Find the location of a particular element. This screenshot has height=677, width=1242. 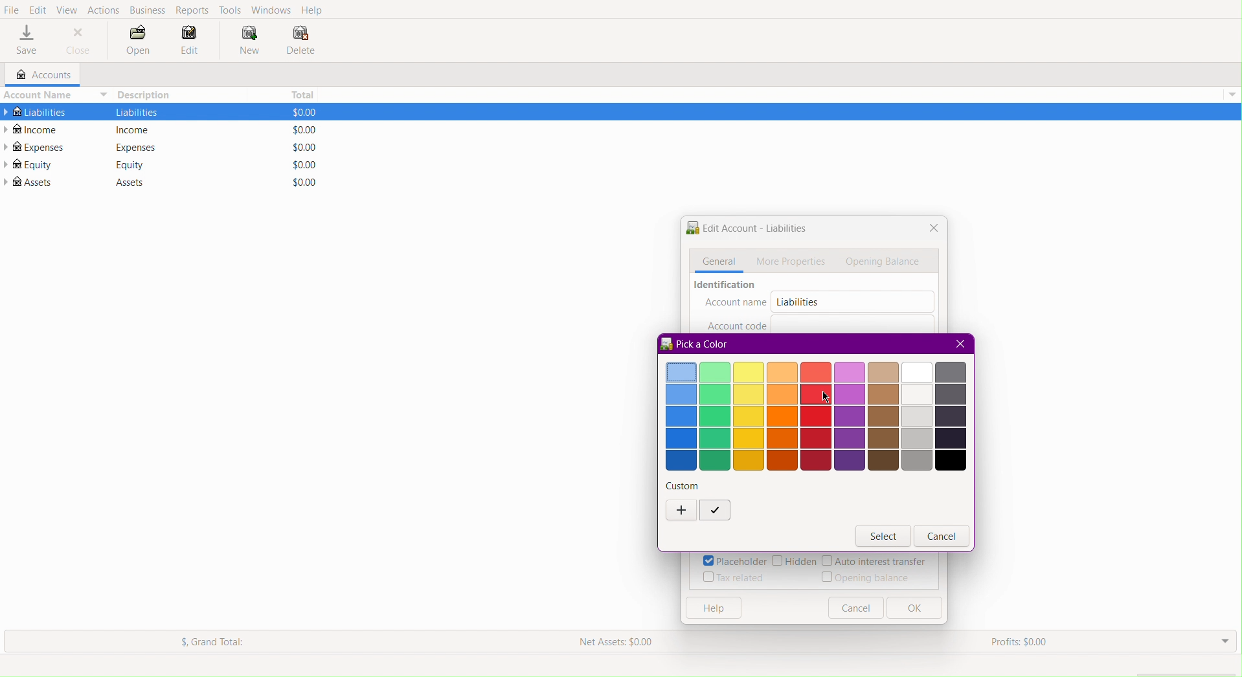

Income is located at coordinates (34, 129).